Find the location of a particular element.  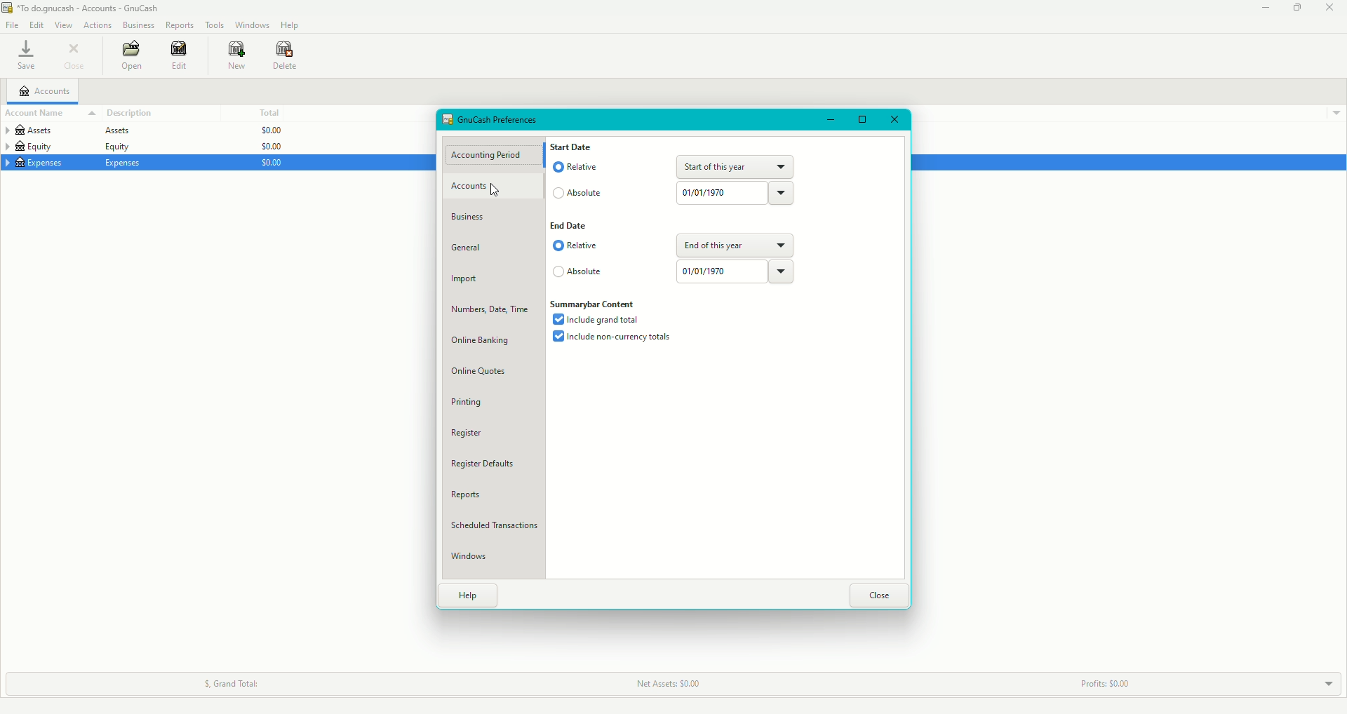

Restore is located at coordinates (861, 121).